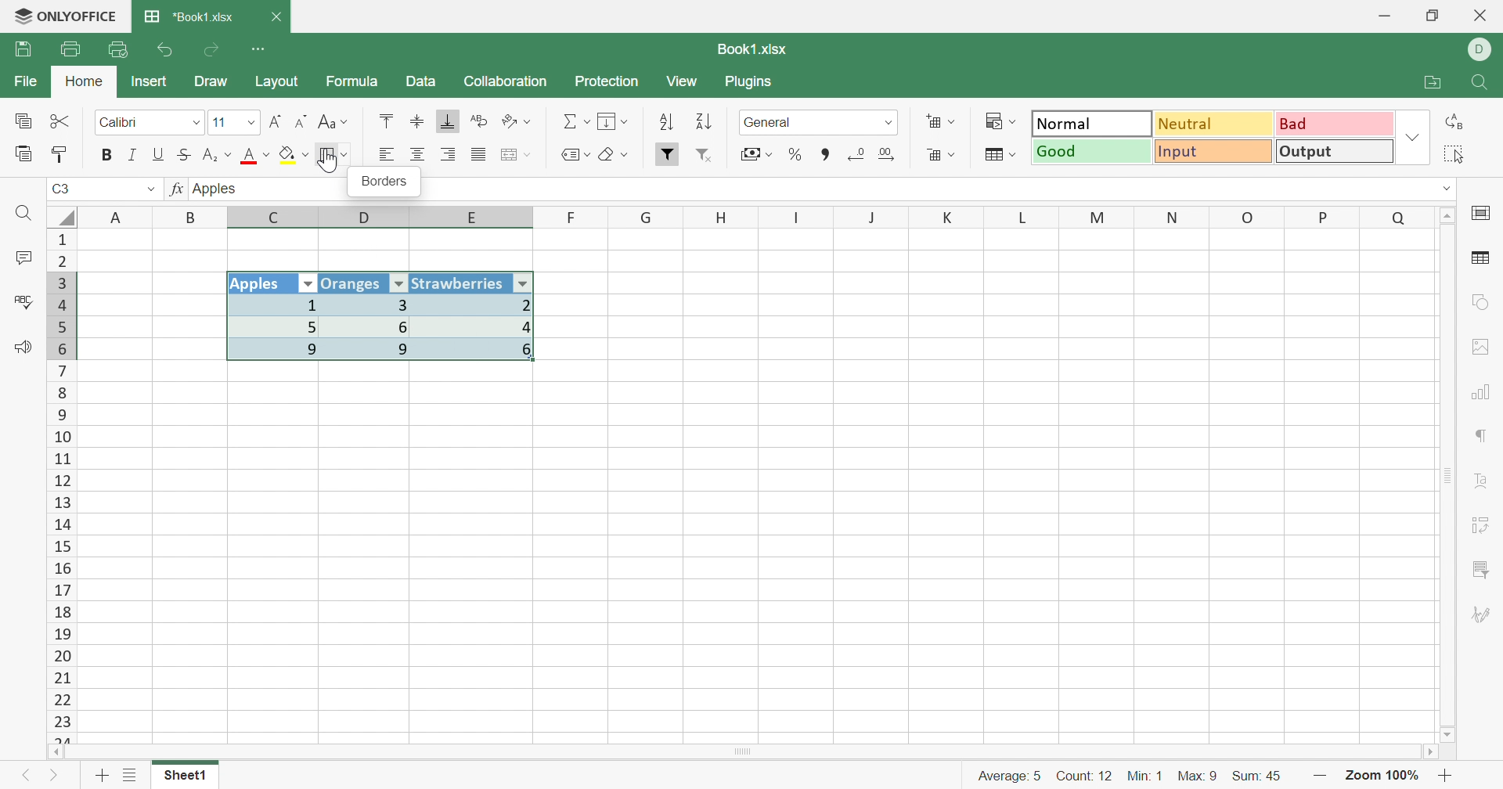 Image resolution: width=1503 pixels, height=789 pixels. Describe the element at coordinates (750, 49) in the screenshot. I see `Book1.xlsx` at that location.